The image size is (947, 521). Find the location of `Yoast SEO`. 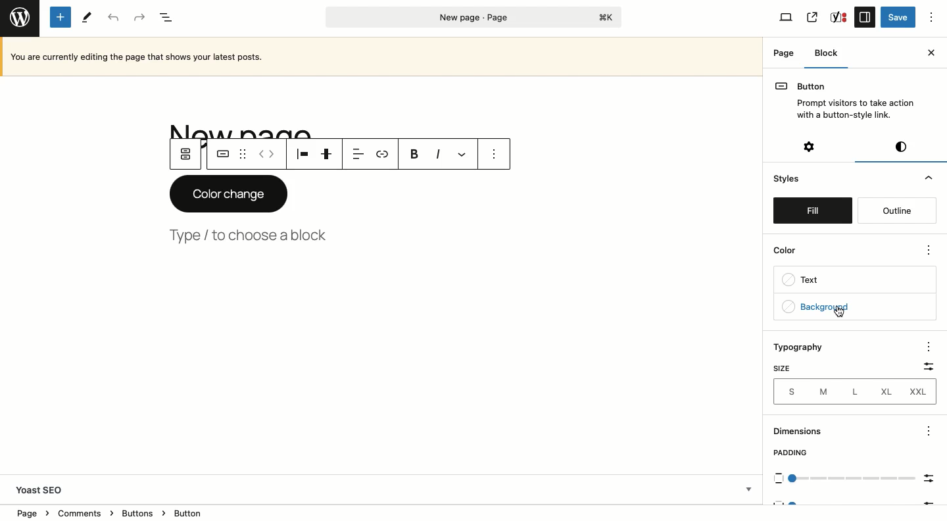

Yoast SEO is located at coordinates (382, 487).